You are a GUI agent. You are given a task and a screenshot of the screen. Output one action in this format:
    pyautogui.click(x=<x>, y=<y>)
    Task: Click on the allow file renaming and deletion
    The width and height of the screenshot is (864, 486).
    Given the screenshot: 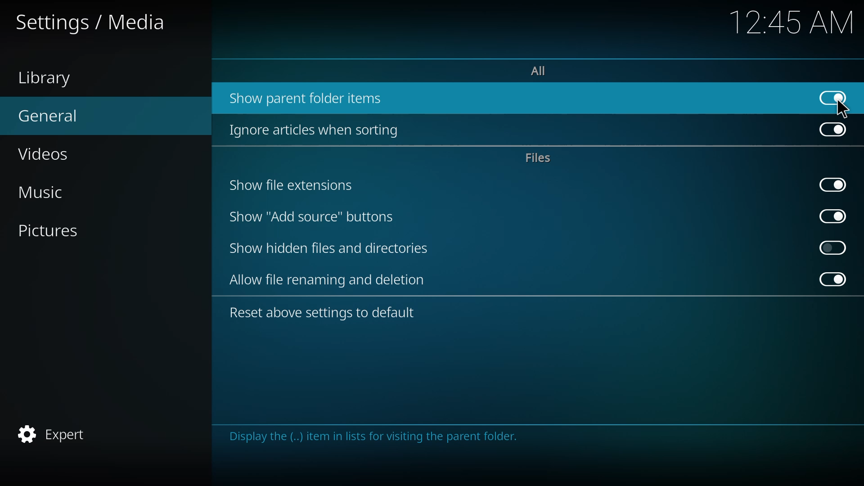 What is the action you would take?
    pyautogui.click(x=330, y=280)
    